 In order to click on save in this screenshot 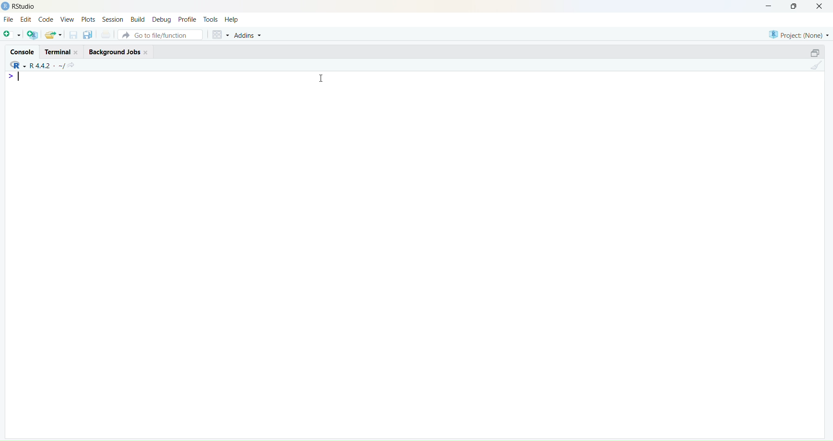, I will do `click(74, 35)`.